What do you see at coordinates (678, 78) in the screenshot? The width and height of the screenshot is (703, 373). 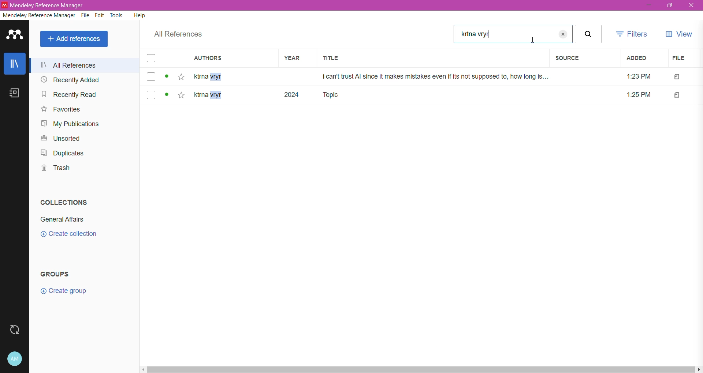 I see `file type` at bounding box center [678, 78].